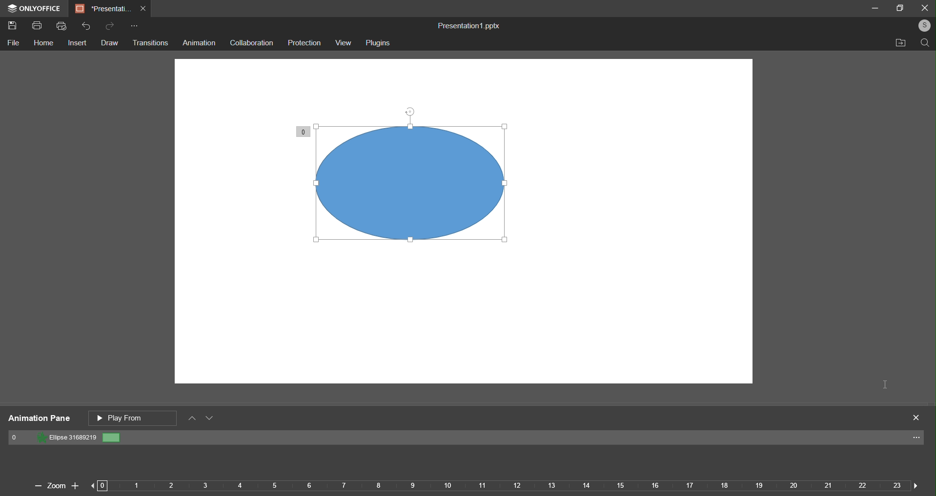  I want to click on Home, so click(43, 44).